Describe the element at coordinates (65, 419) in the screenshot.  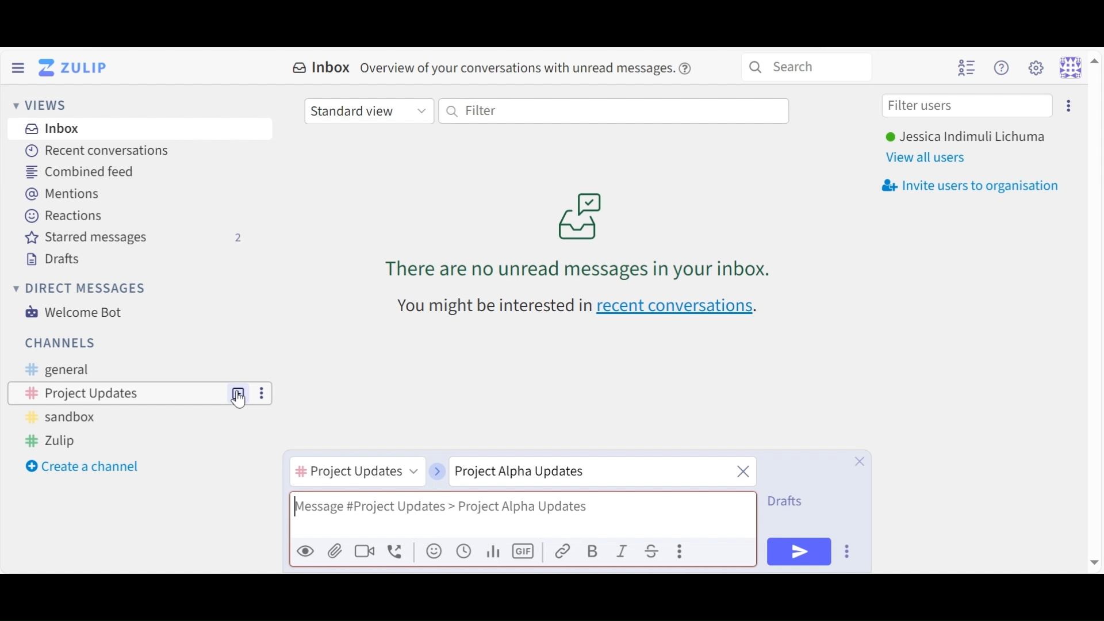
I see `Sandbox Channel` at that location.